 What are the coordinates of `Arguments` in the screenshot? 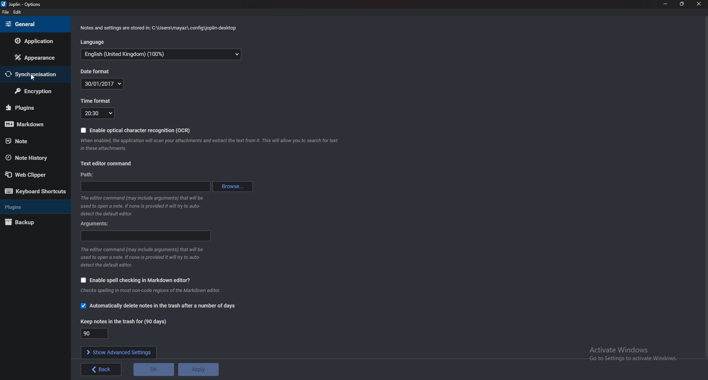 It's located at (94, 223).